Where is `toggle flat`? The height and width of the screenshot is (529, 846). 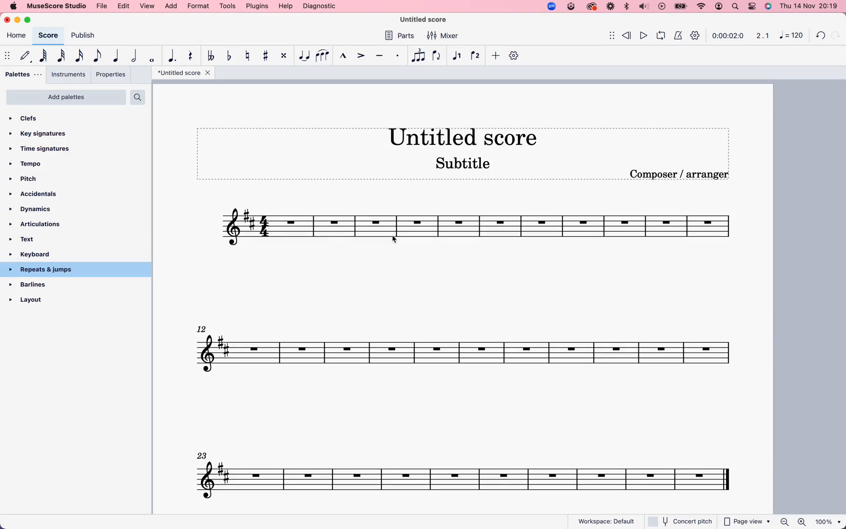
toggle flat is located at coordinates (231, 56).